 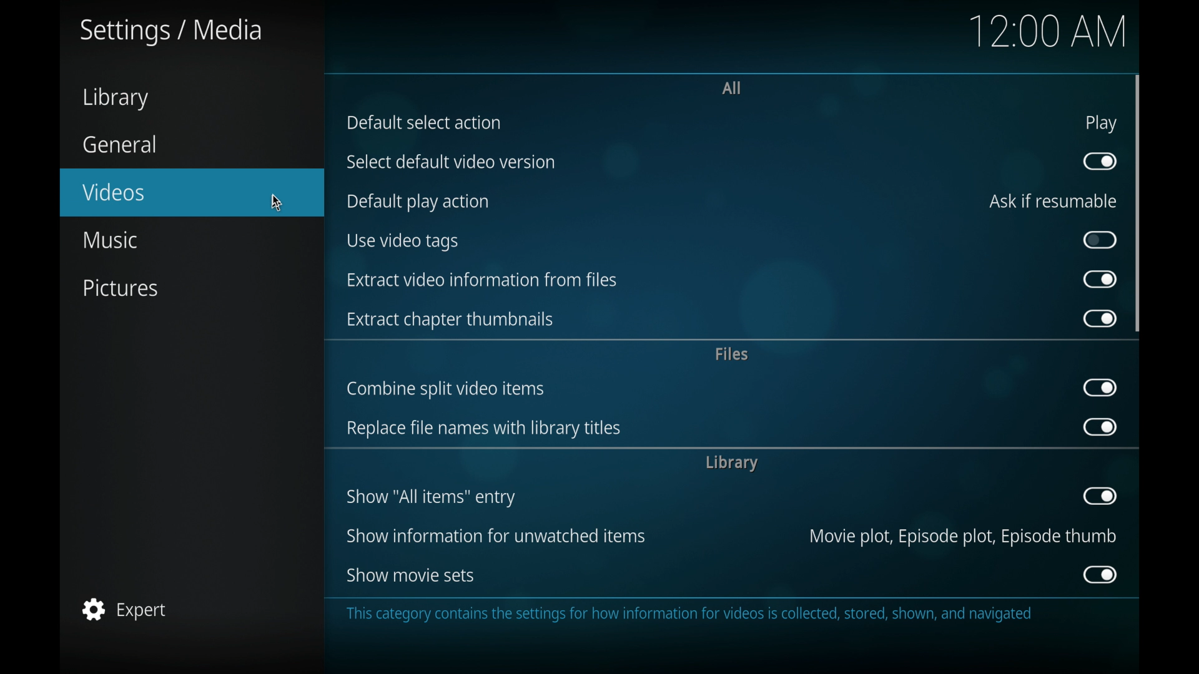 I want to click on settings/media, so click(x=170, y=31).